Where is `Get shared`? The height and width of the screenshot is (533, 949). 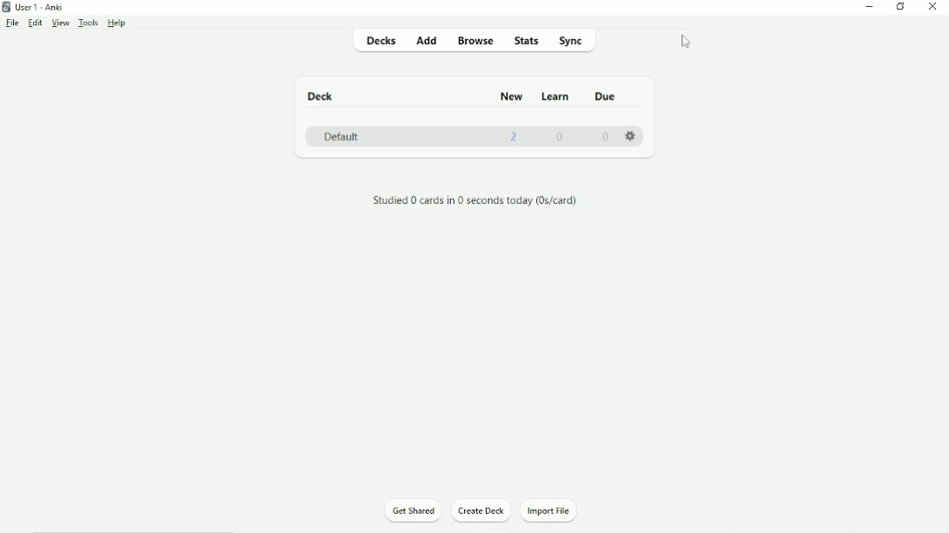
Get shared is located at coordinates (411, 511).